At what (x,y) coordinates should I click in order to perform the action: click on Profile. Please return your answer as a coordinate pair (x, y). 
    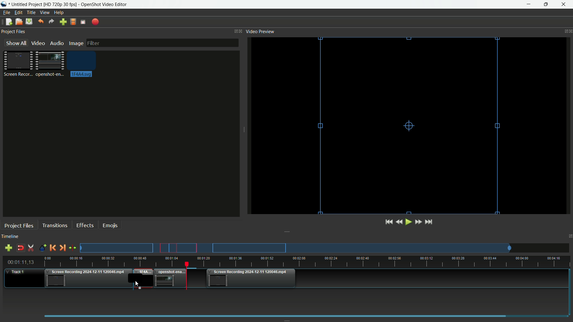
    Looking at the image, I should click on (73, 22).